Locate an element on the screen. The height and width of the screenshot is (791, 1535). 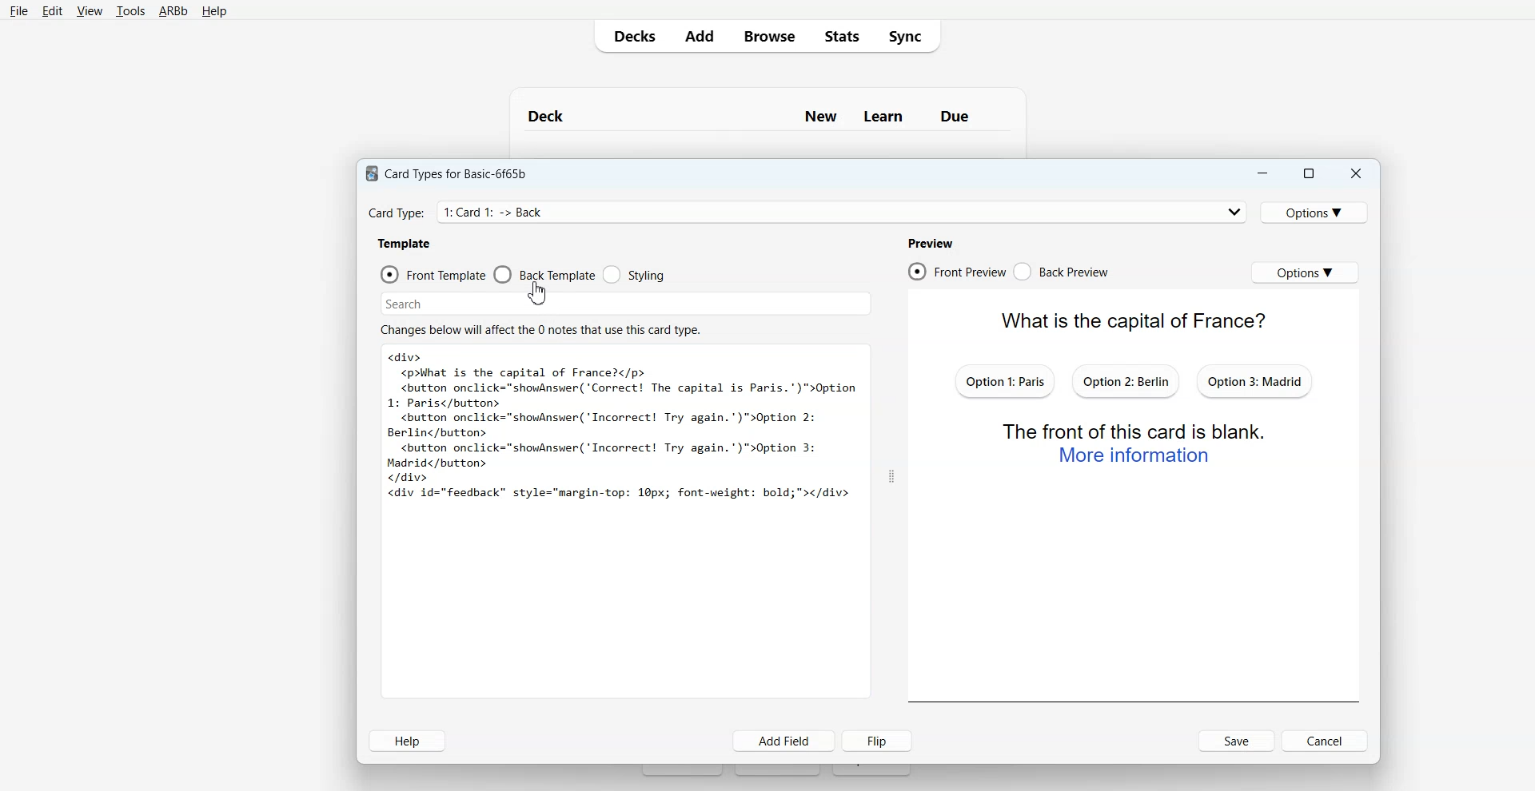
Decks is located at coordinates (631, 36).